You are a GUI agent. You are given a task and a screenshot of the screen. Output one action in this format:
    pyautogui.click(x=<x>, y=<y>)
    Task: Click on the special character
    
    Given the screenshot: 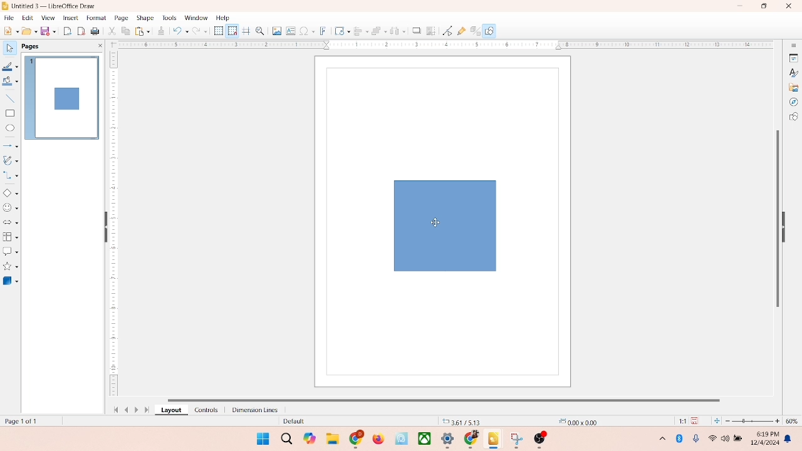 What is the action you would take?
    pyautogui.click(x=307, y=31)
    